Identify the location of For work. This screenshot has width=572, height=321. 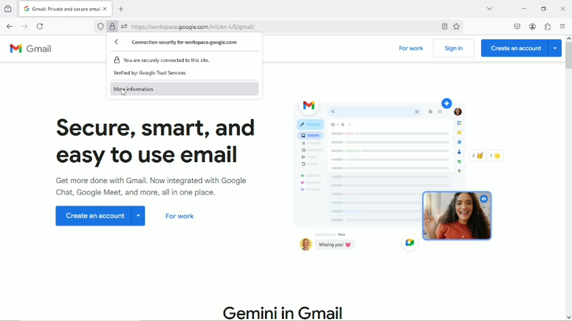
(411, 49).